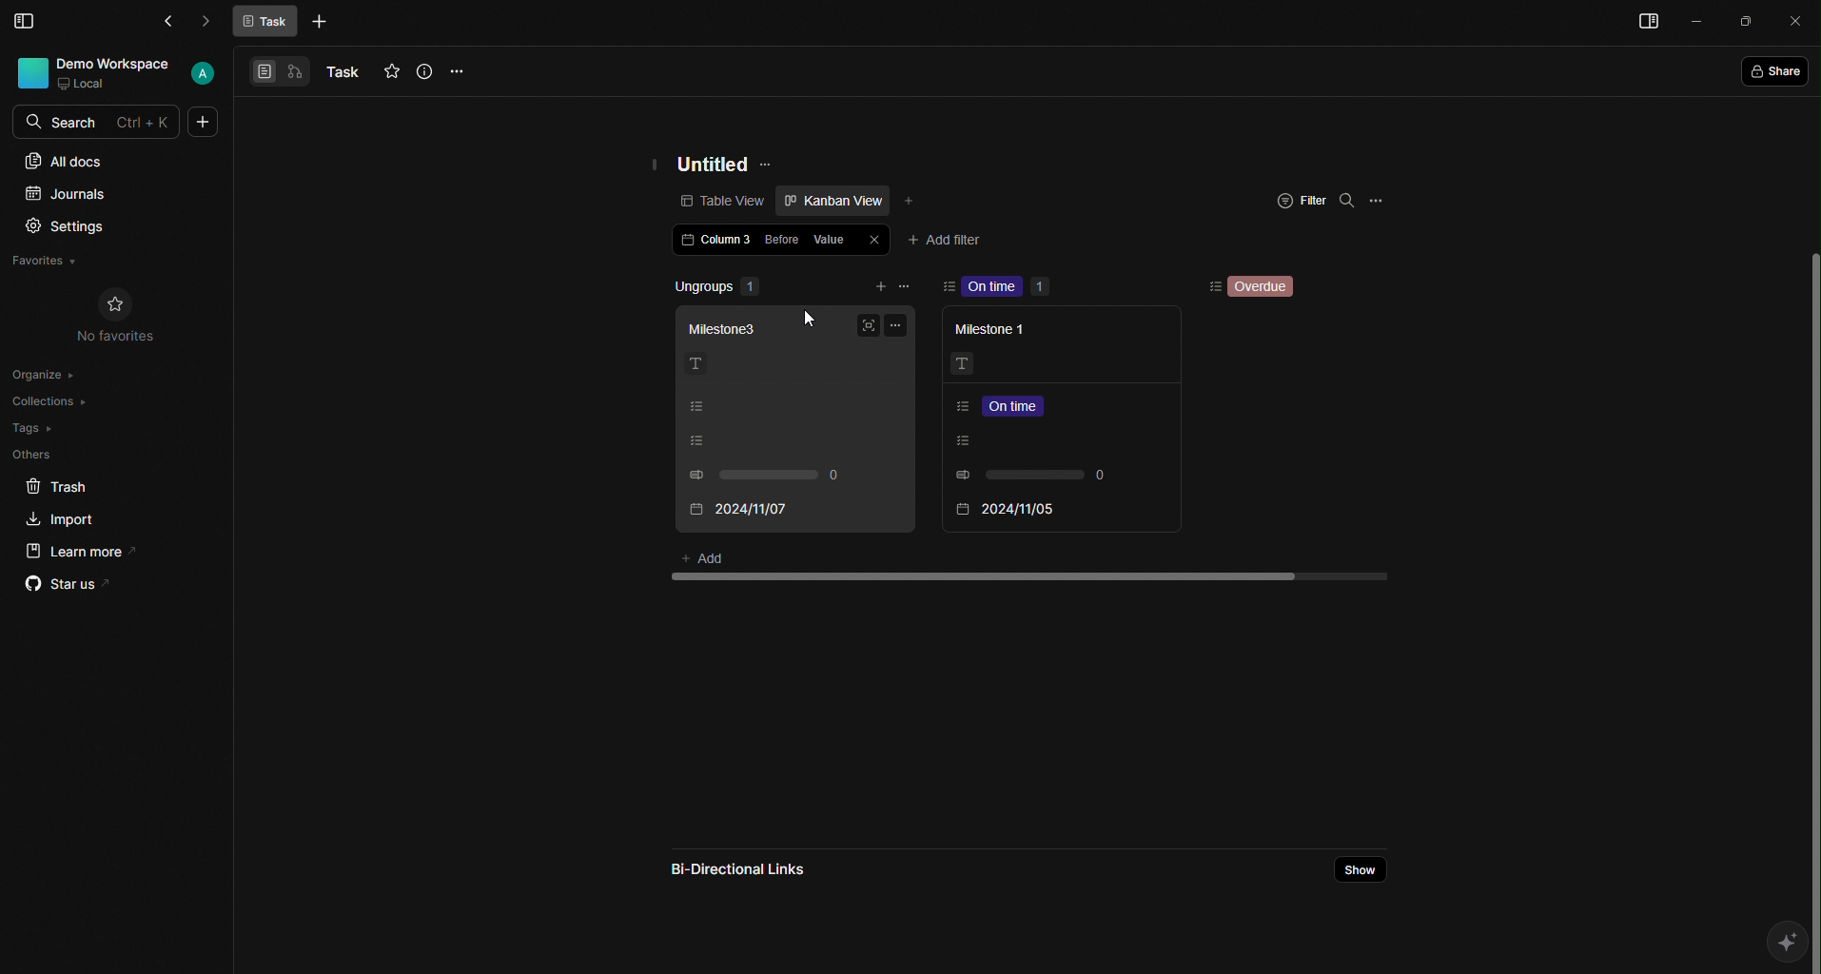 This screenshot has height=974, width=1821. What do you see at coordinates (88, 551) in the screenshot?
I see `Learn more` at bounding box center [88, 551].